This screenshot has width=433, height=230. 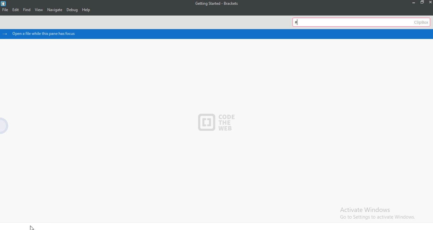 I want to click on Logo, so click(x=5, y=3).